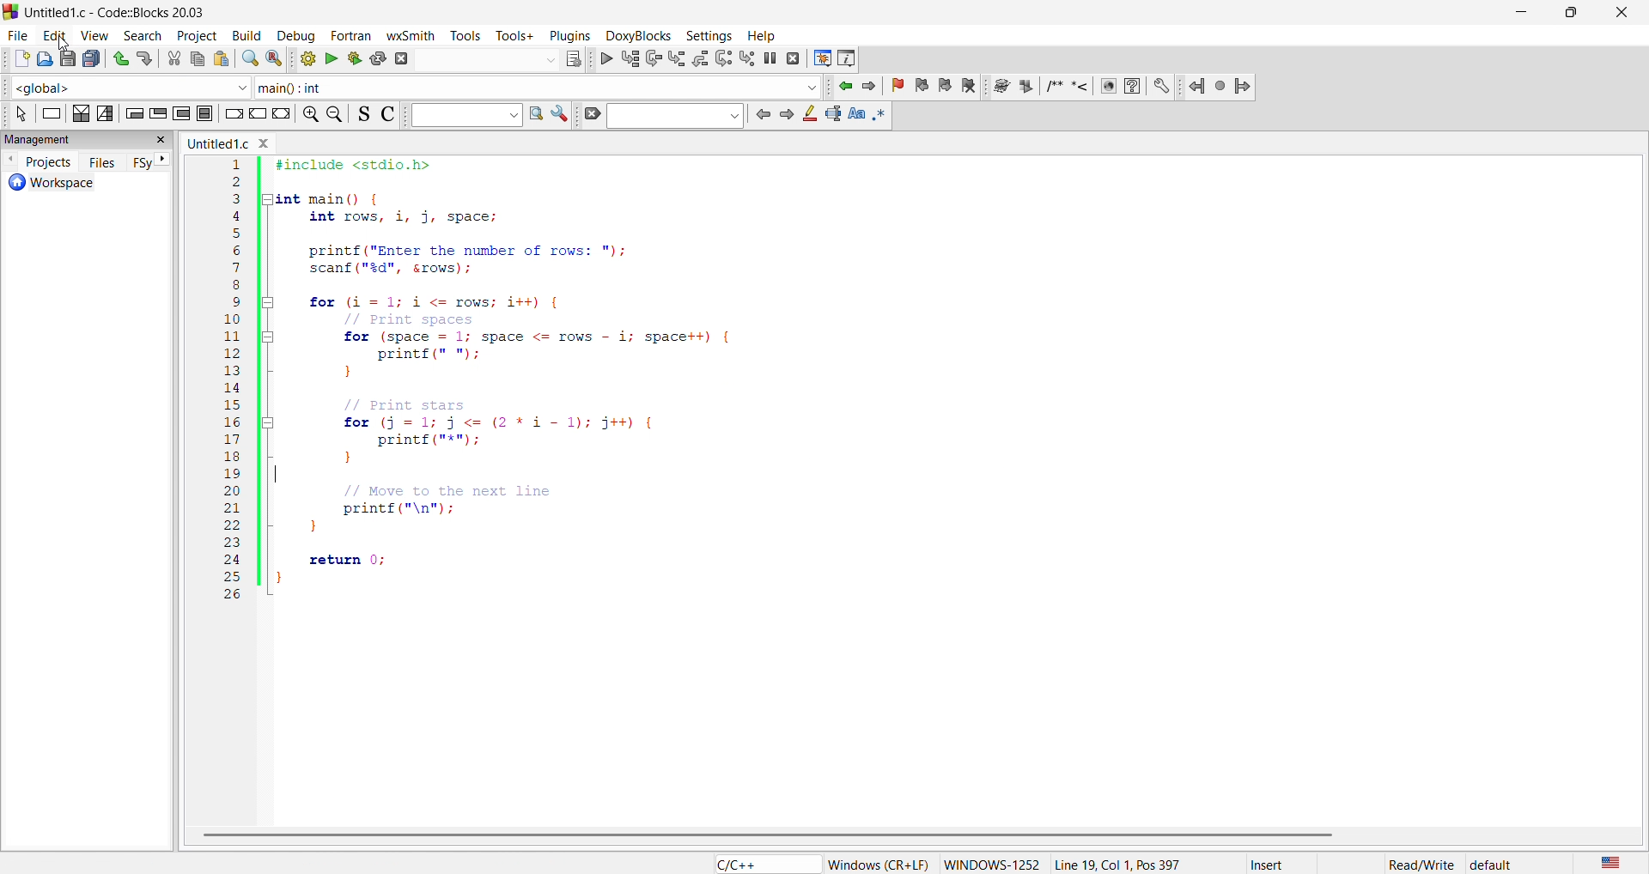 This screenshot has height=874, width=1649. I want to click on next bookmark, so click(946, 84).